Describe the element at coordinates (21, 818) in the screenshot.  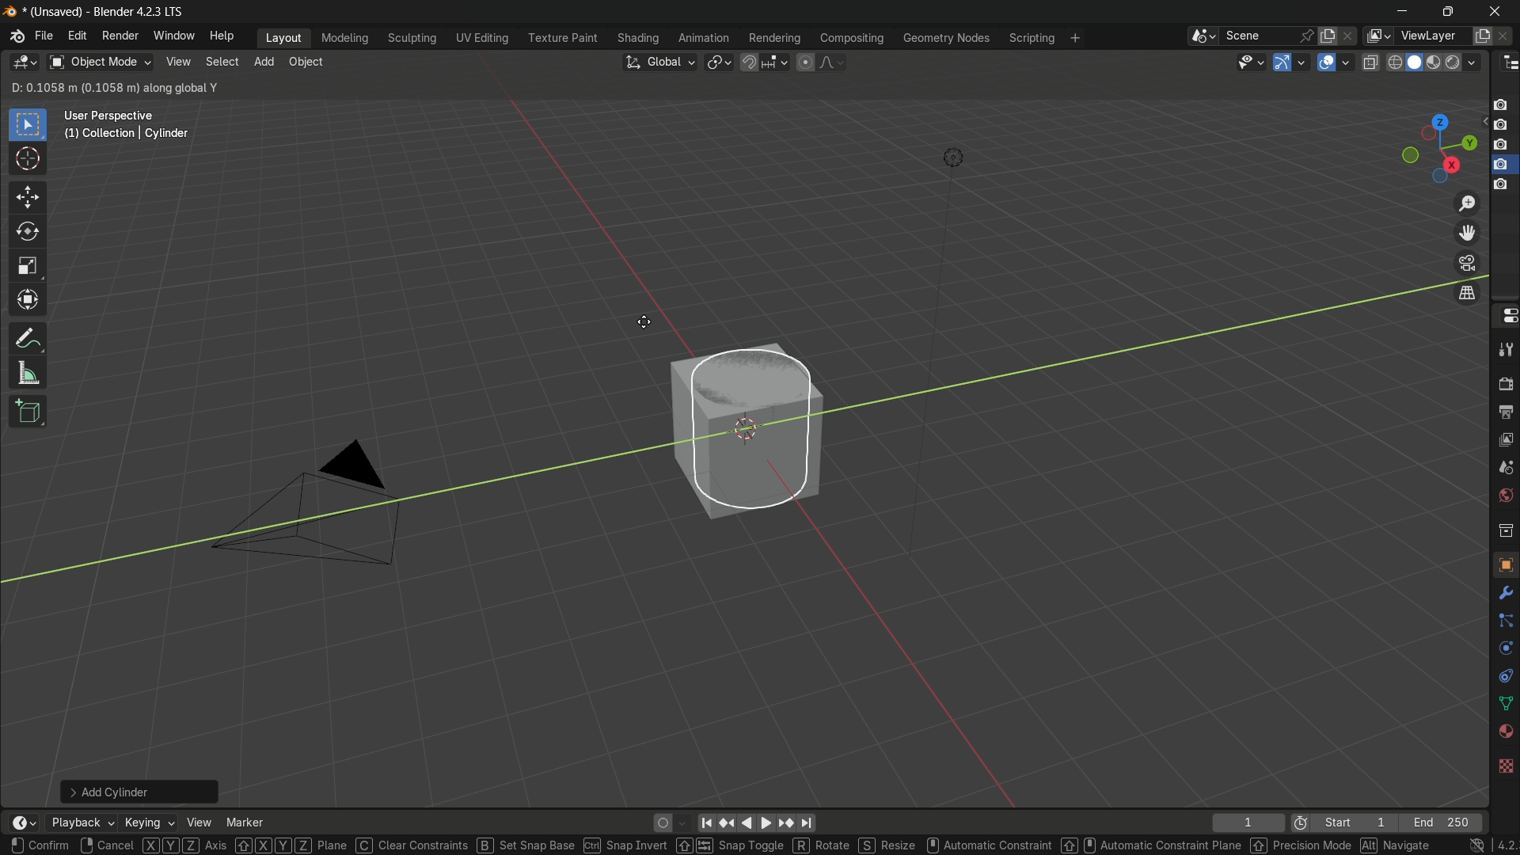
I see `timeline` at that location.